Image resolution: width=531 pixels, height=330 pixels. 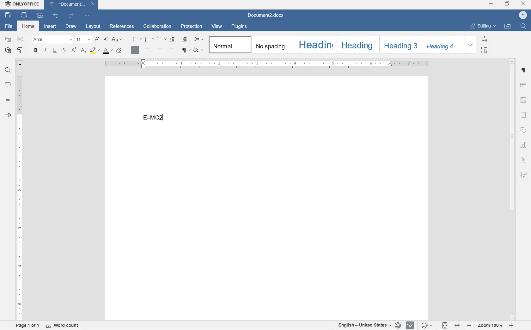 What do you see at coordinates (21, 4) in the screenshot?
I see `system name` at bounding box center [21, 4].